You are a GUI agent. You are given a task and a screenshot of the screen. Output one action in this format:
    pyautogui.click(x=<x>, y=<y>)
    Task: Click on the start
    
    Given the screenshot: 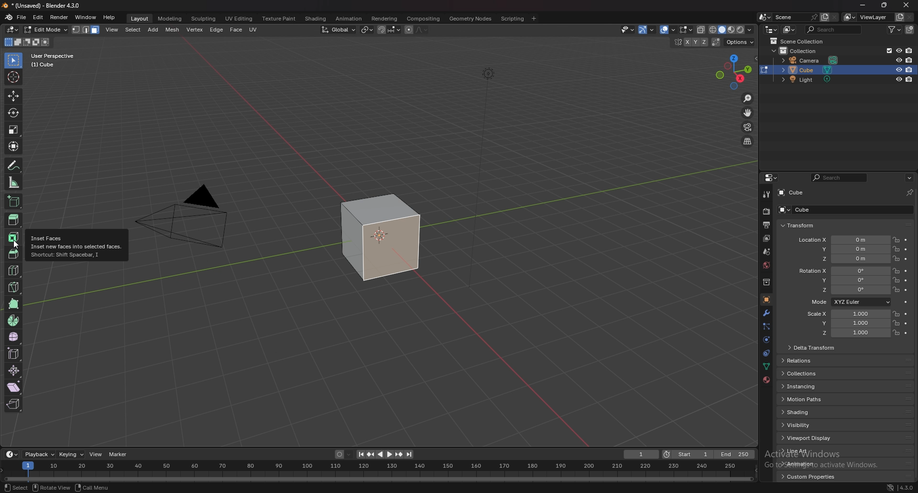 What is the action you would take?
    pyautogui.click(x=688, y=454)
    